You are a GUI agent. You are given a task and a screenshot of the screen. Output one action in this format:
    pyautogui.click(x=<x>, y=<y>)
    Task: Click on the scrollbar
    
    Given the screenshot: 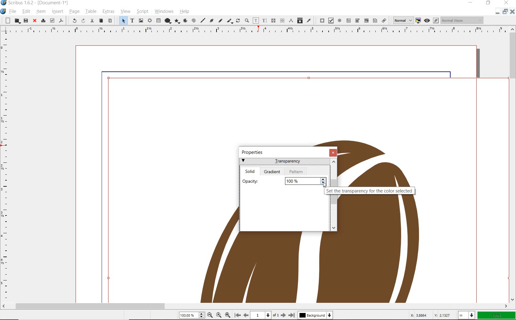 What is the action you would take?
    pyautogui.click(x=255, y=307)
    